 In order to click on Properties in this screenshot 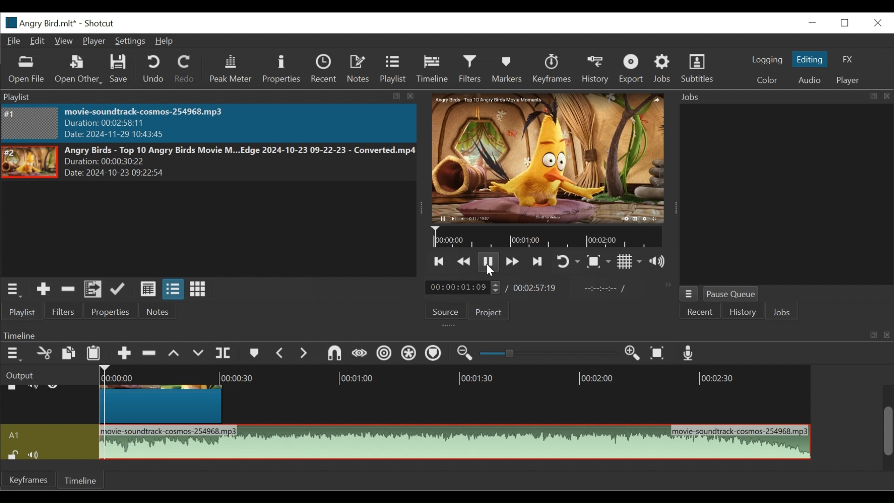, I will do `click(112, 312)`.